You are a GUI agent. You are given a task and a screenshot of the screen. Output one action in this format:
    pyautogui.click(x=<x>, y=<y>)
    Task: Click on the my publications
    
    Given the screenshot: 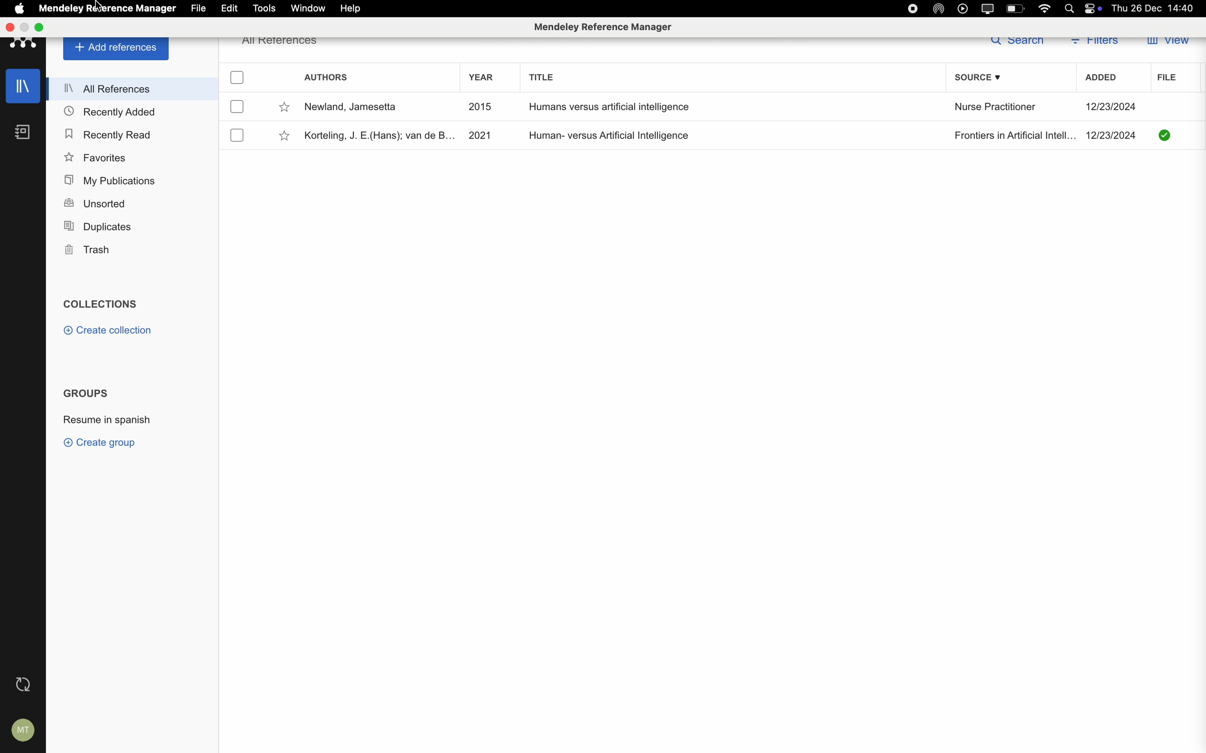 What is the action you would take?
    pyautogui.click(x=112, y=180)
    